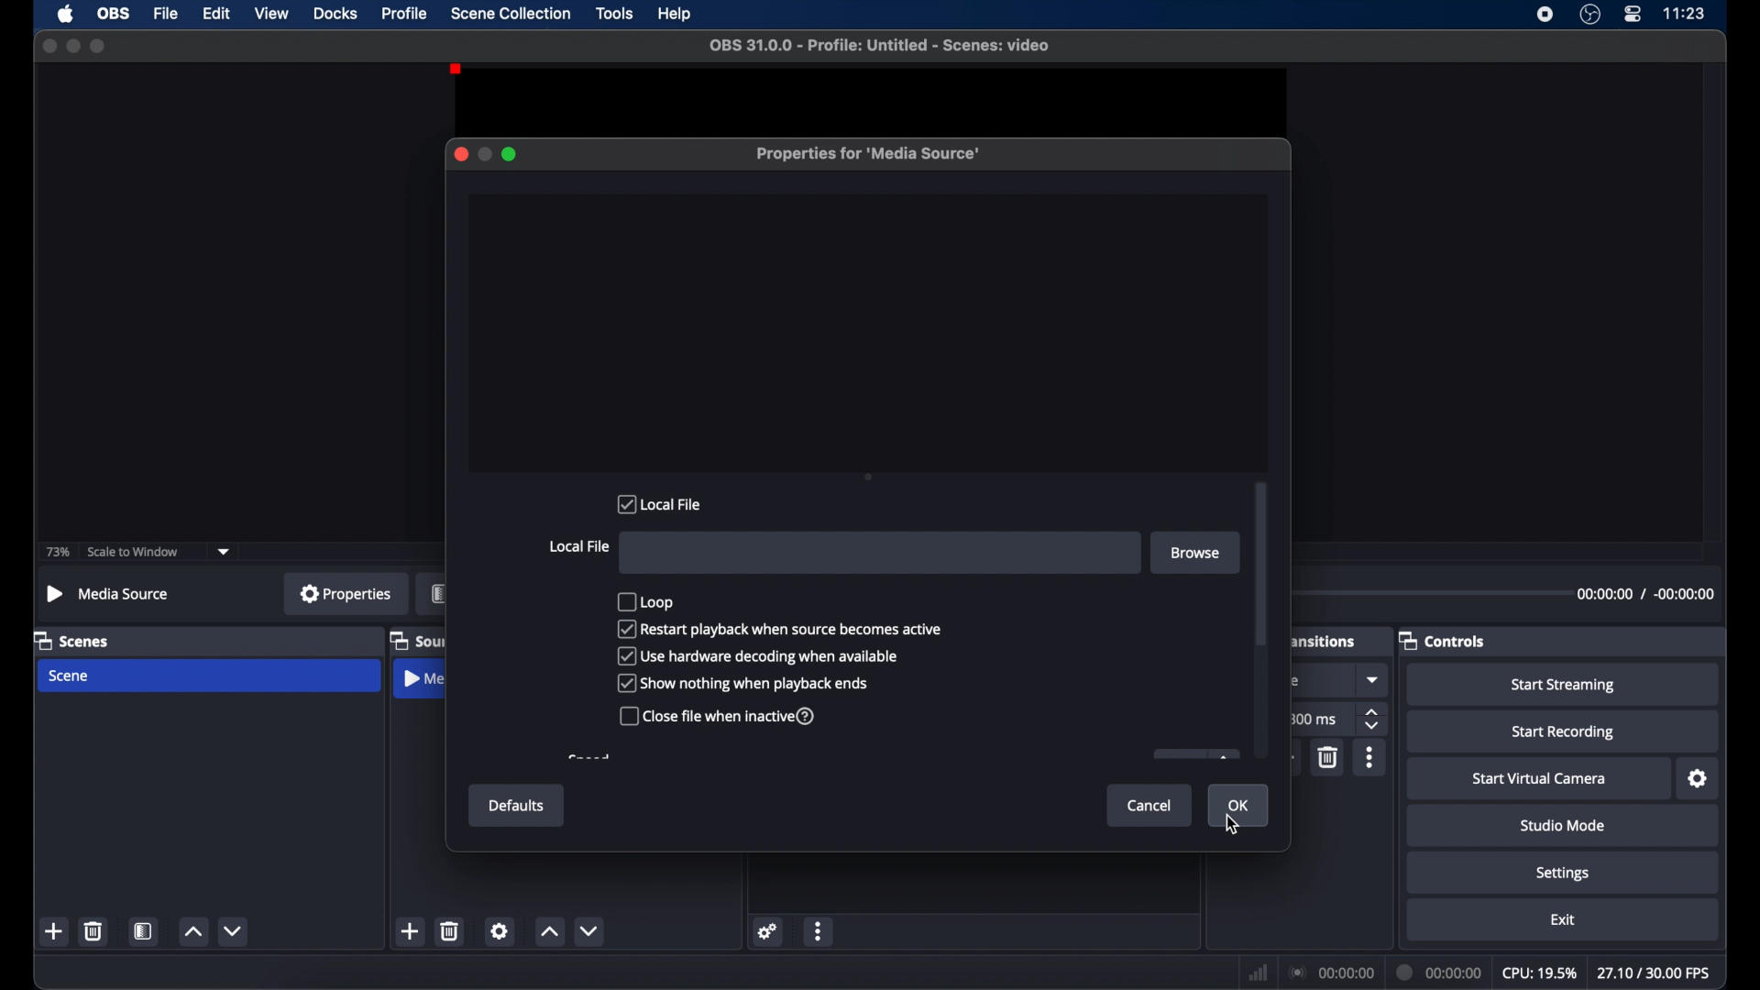 This screenshot has height=990, width=1760. Describe the element at coordinates (1539, 779) in the screenshot. I see `start virtual camera` at that location.